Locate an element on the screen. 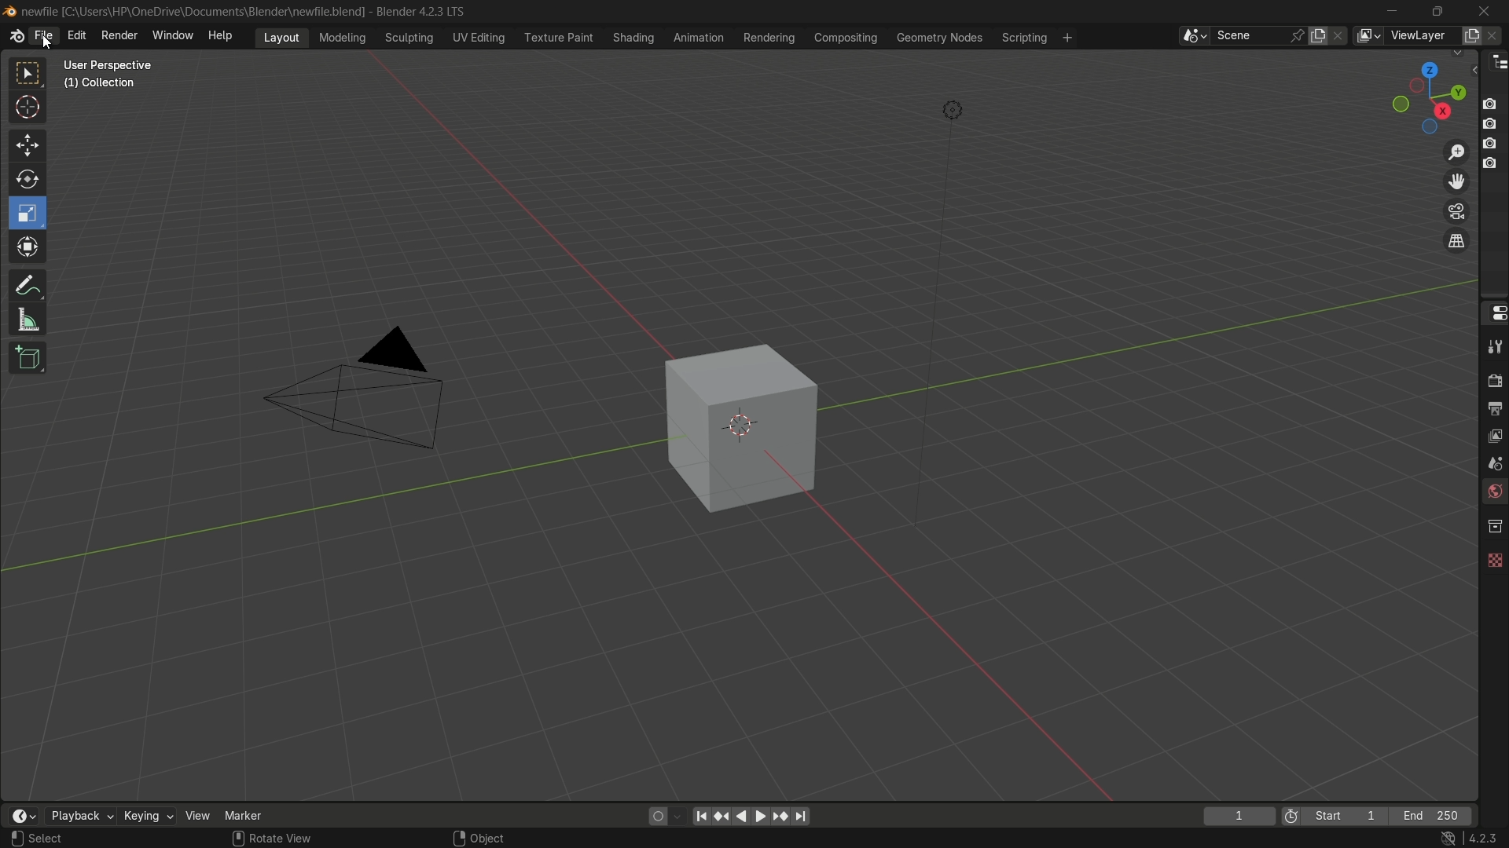 This screenshot has width=1509, height=848. pin scene to workplace is located at coordinates (1299, 35).